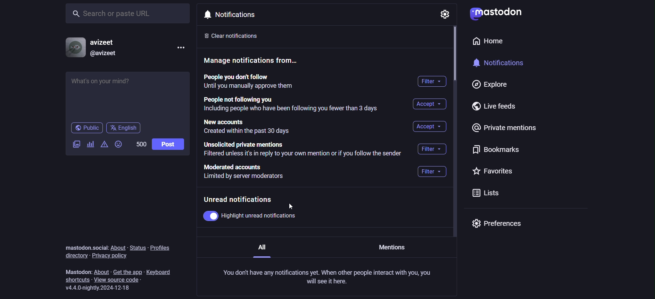  What do you see at coordinates (91, 145) in the screenshot?
I see `add poll` at bounding box center [91, 145].